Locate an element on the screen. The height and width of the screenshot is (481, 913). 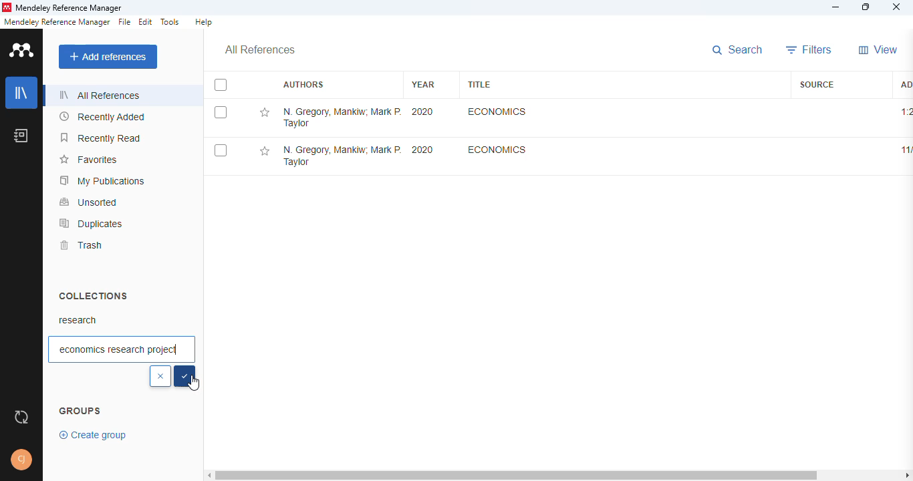
Economics is located at coordinates (497, 149).